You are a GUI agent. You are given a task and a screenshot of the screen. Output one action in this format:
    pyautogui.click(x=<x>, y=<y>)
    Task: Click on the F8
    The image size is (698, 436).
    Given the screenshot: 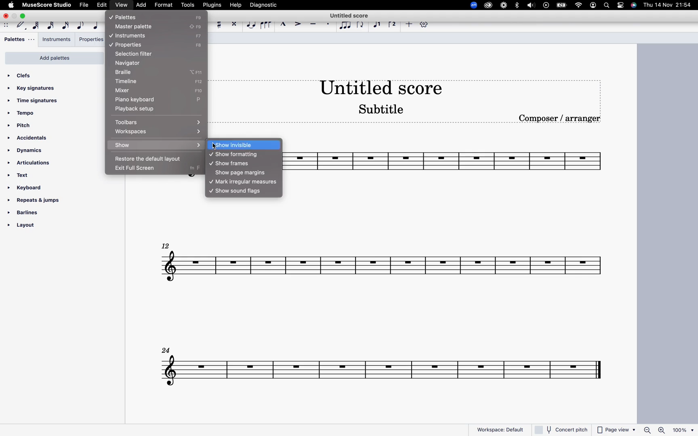 What is the action you would take?
    pyautogui.click(x=197, y=46)
    